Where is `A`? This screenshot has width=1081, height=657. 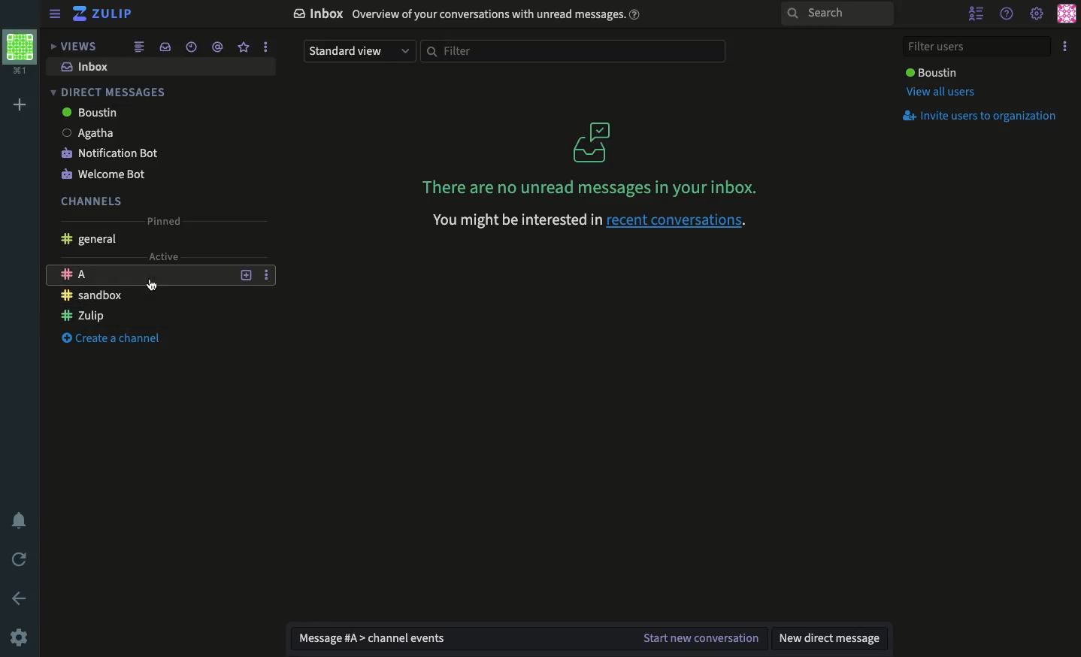 A is located at coordinates (139, 276).